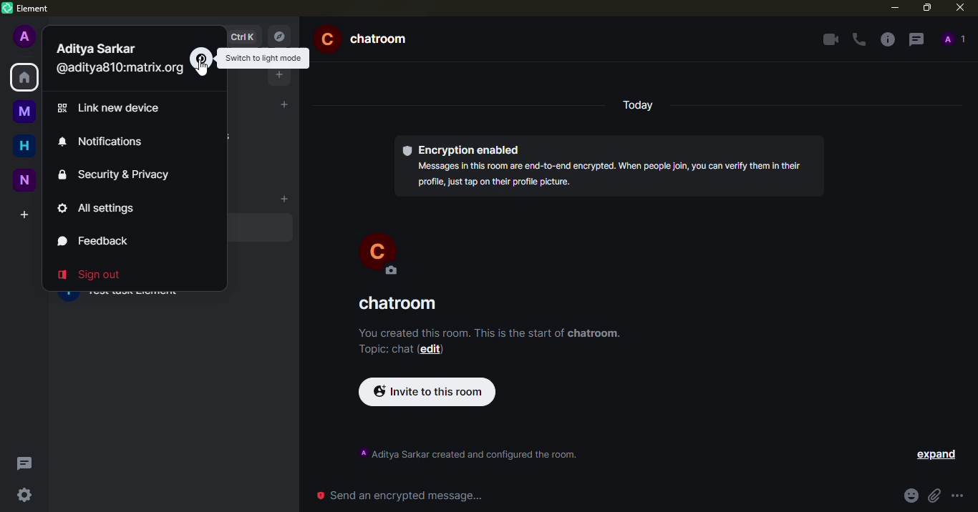  I want to click on edit, so click(430, 350).